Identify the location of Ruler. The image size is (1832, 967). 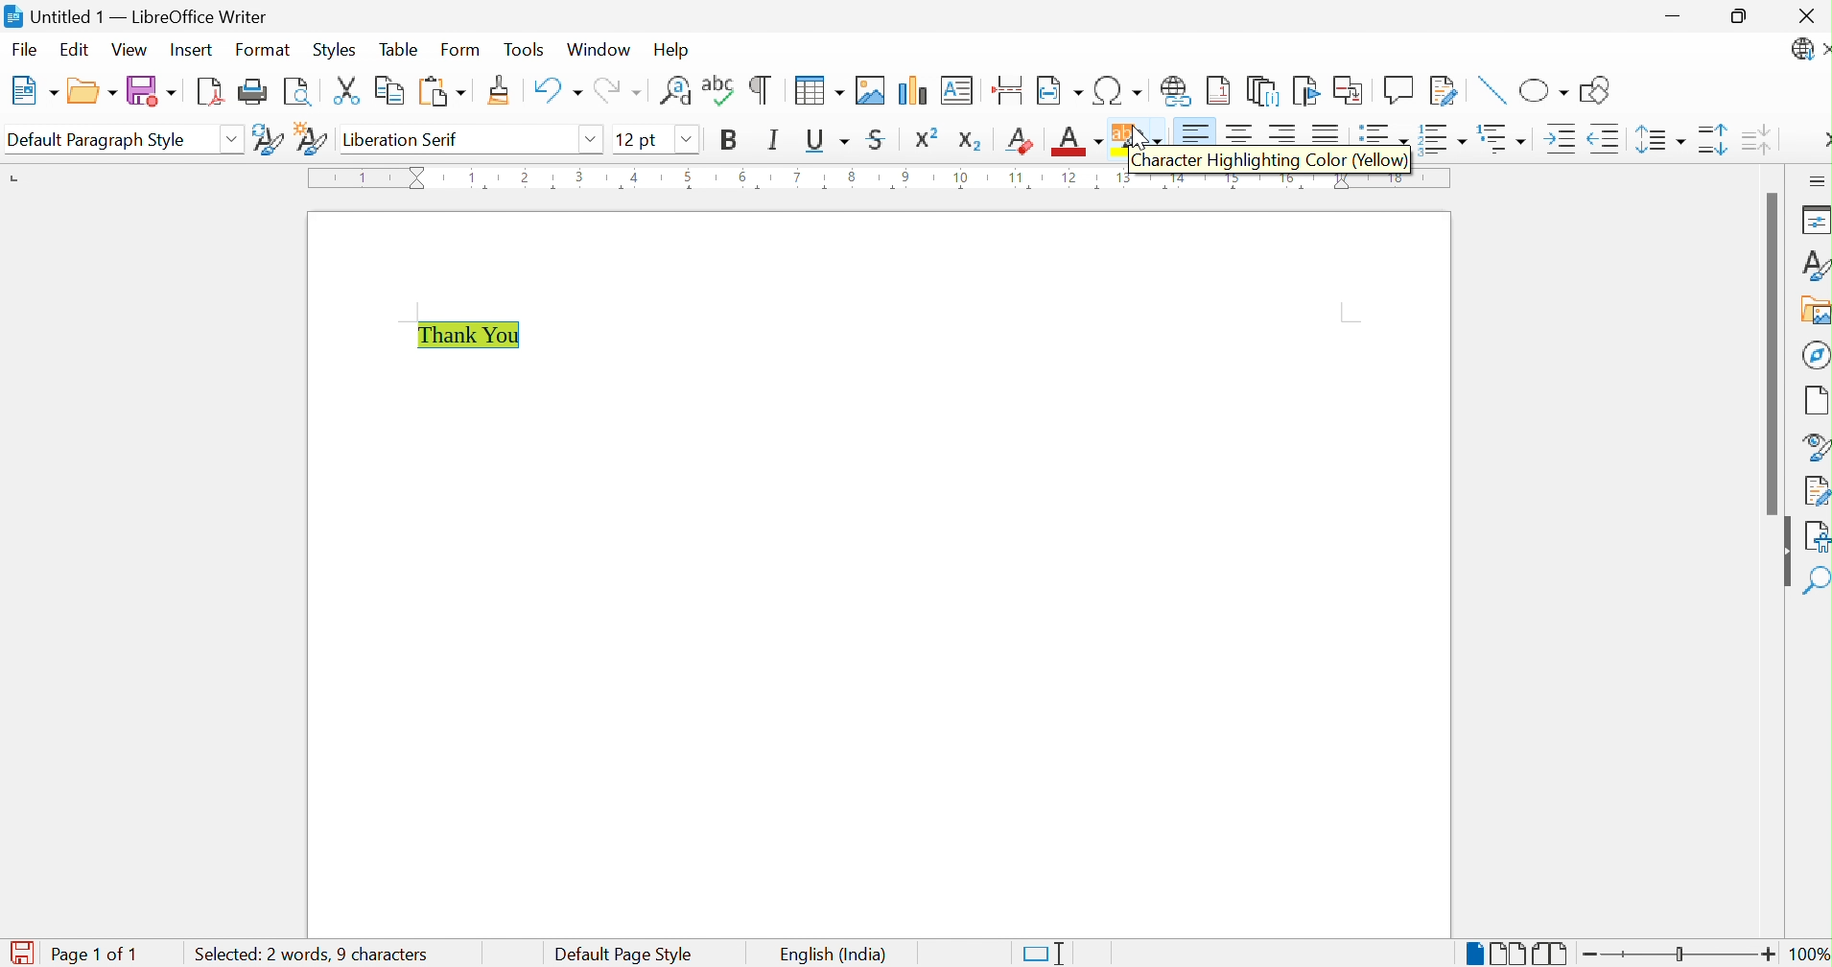
(706, 179).